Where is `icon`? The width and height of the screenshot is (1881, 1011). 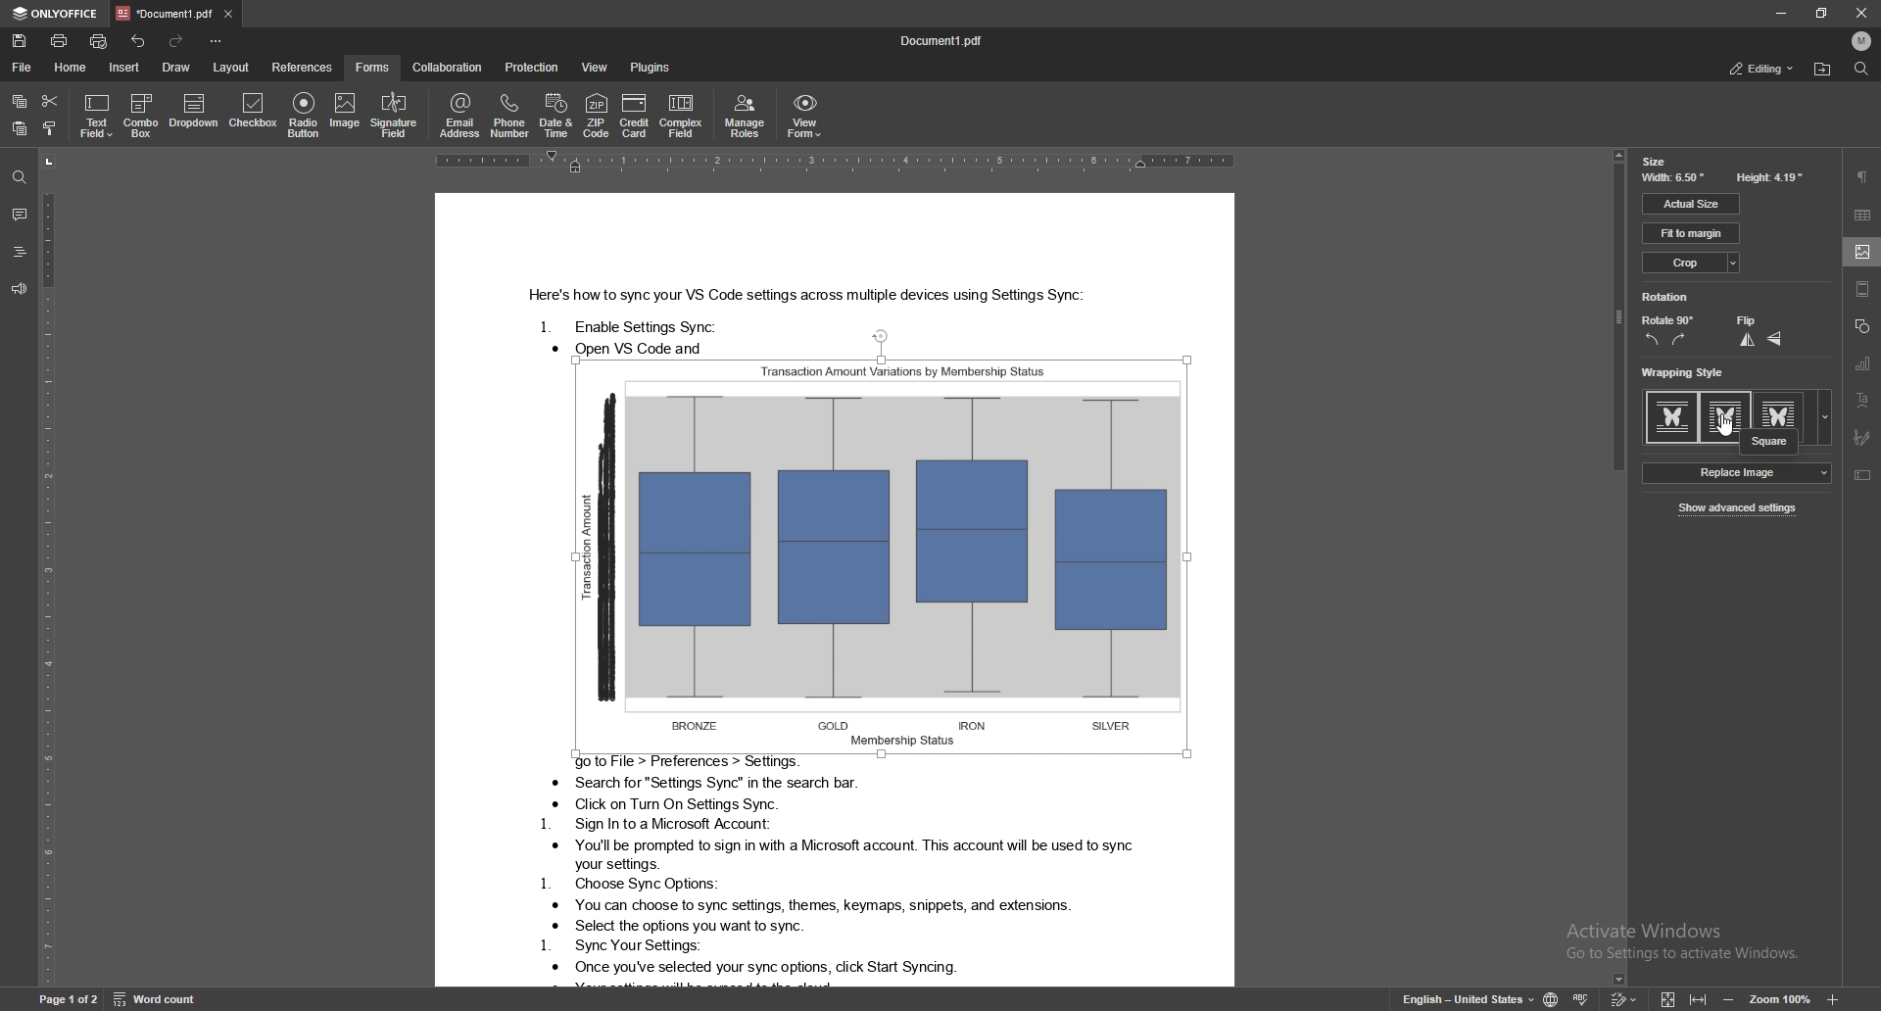
icon is located at coordinates (1704, 998).